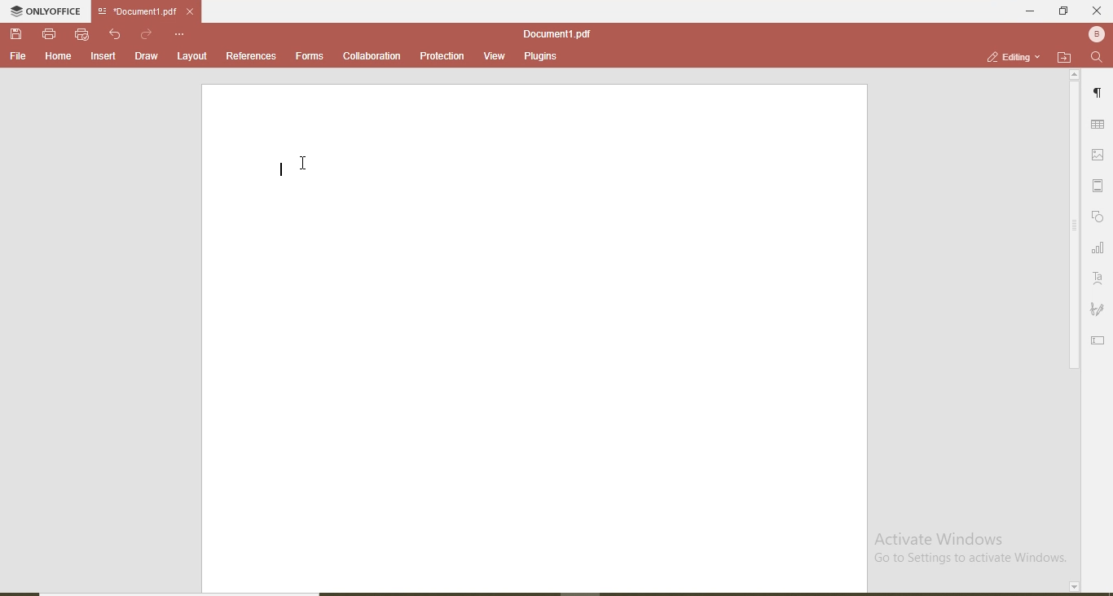 Image resolution: width=1113 pixels, height=596 pixels. Describe the element at coordinates (1098, 125) in the screenshot. I see `table` at that location.